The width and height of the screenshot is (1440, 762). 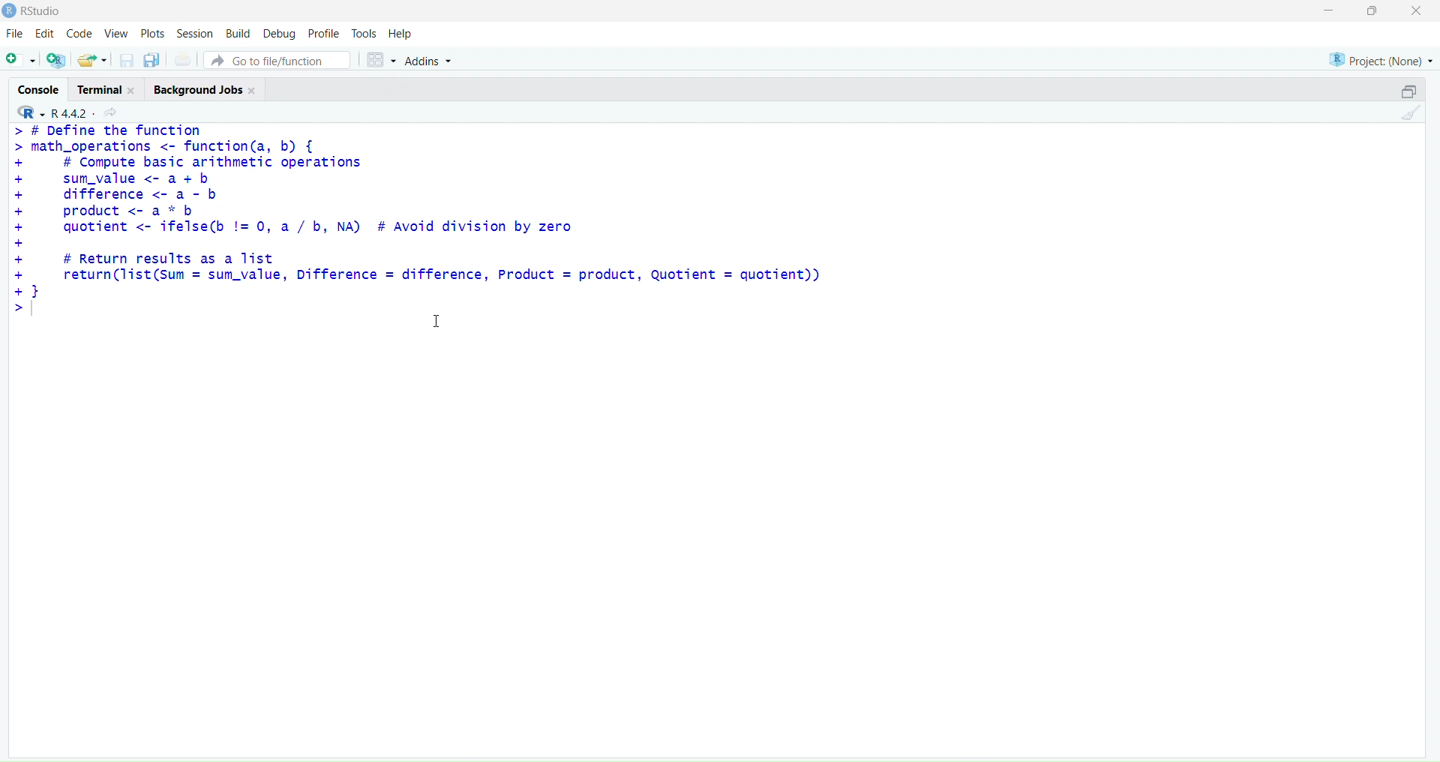 I want to click on Maximize, so click(x=1408, y=88).